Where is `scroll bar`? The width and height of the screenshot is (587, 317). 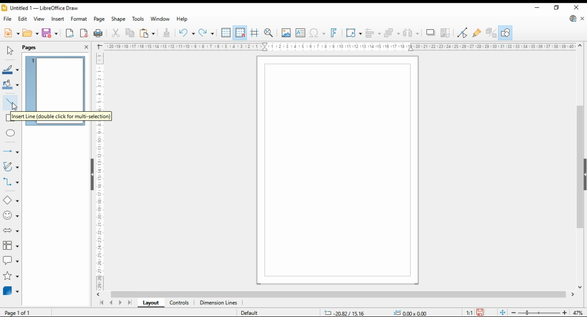 scroll bar is located at coordinates (91, 175).